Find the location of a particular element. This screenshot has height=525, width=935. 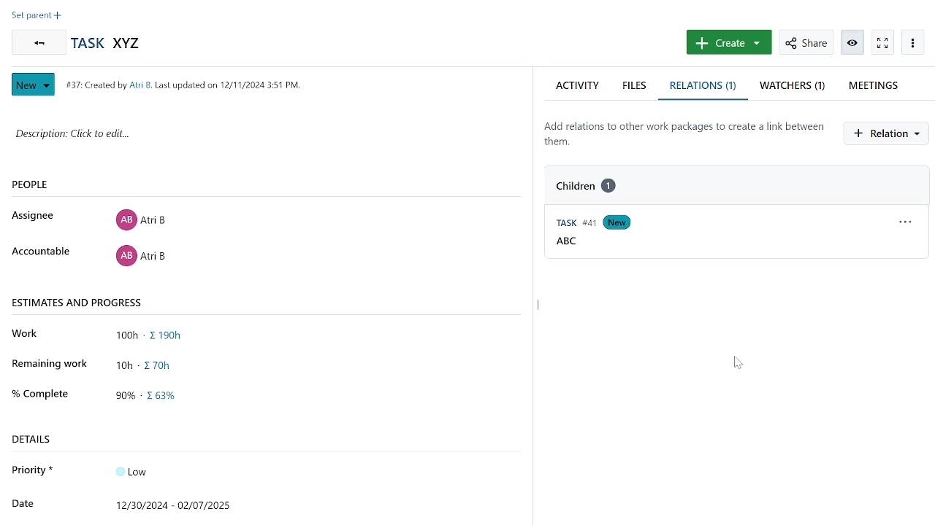

activate zen mode is located at coordinates (854, 42).